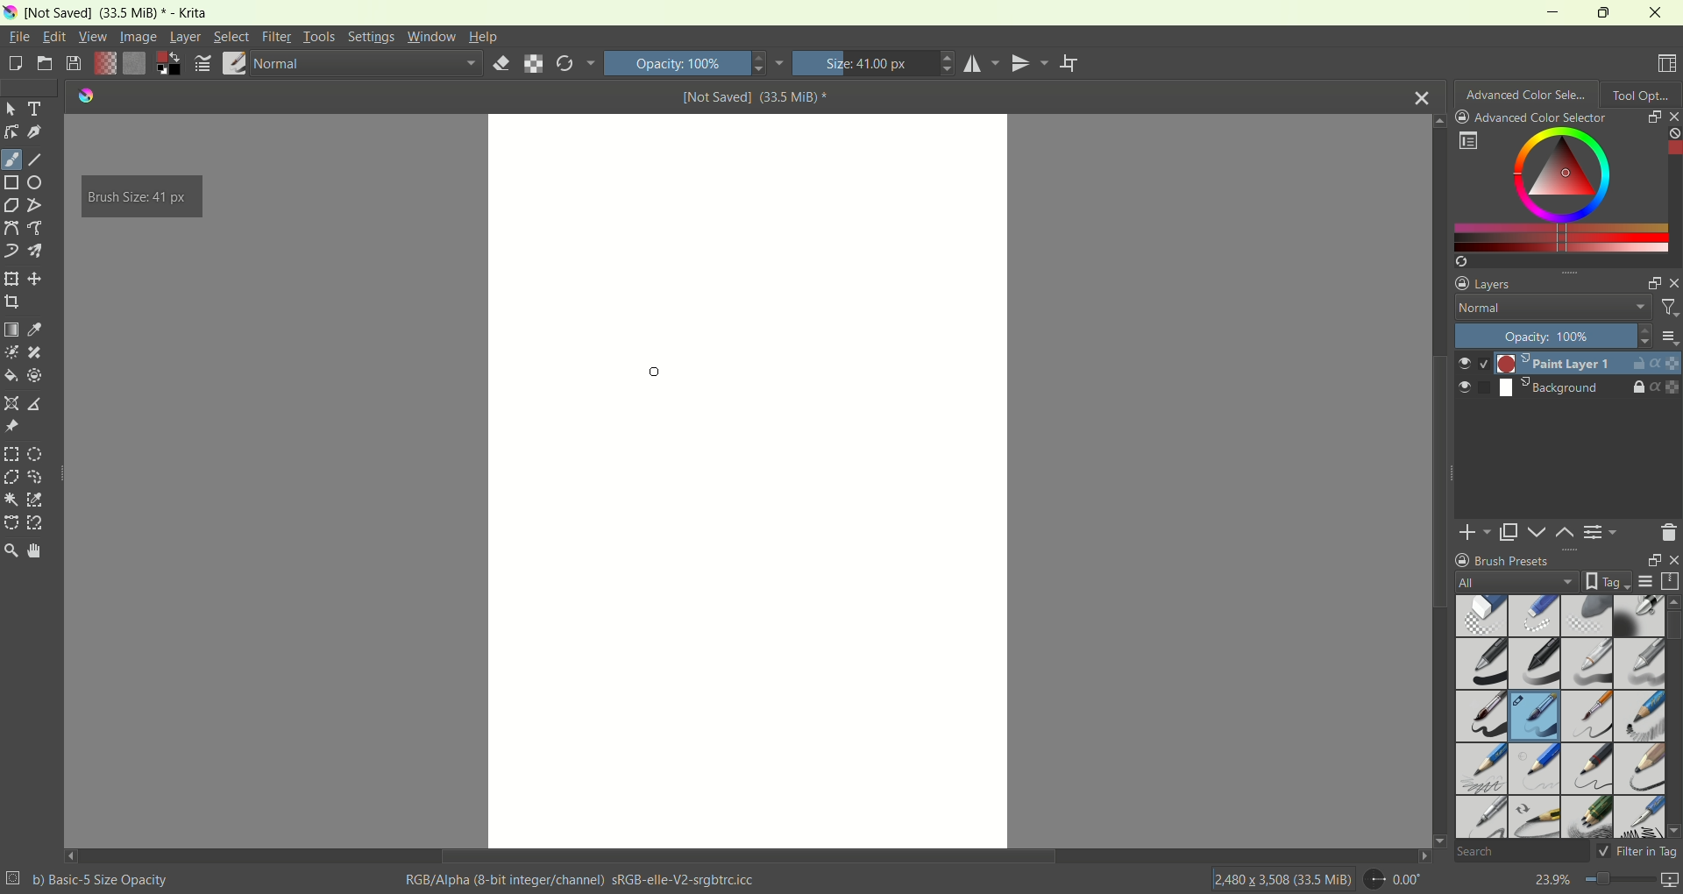  What do you see at coordinates (1668, 337) in the screenshot?
I see `options` at bounding box center [1668, 337].